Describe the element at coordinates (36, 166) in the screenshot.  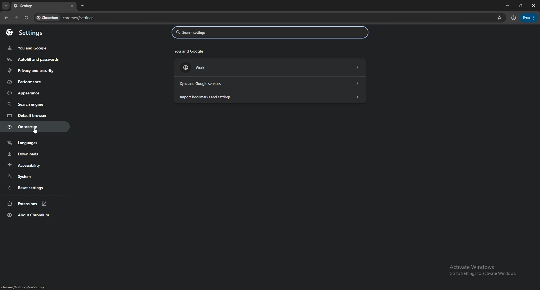
I see `accessibility` at that location.